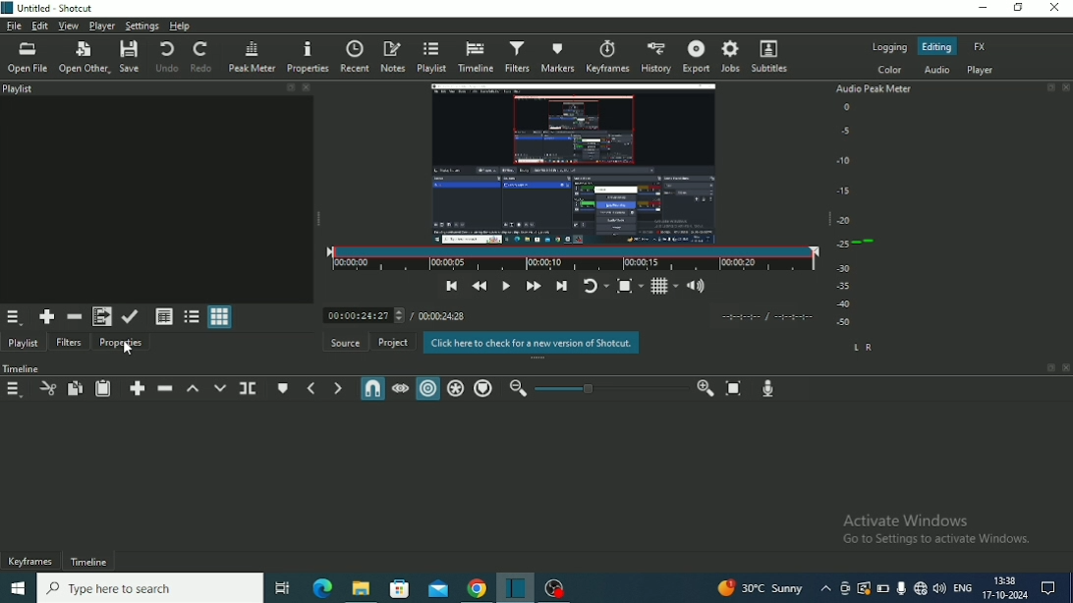  What do you see at coordinates (48, 8) in the screenshot?
I see `Title` at bounding box center [48, 8].